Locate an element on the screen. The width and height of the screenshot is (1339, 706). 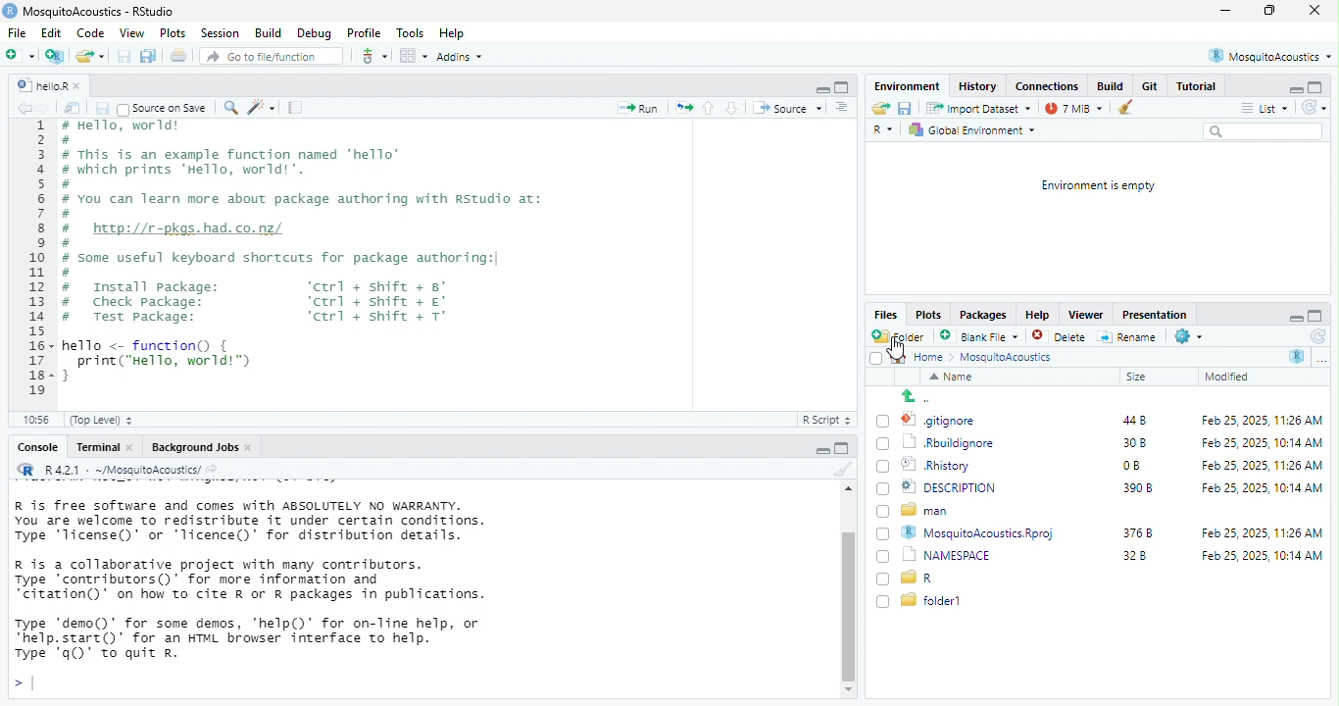
checkbox is located at coordinates (883, 444).